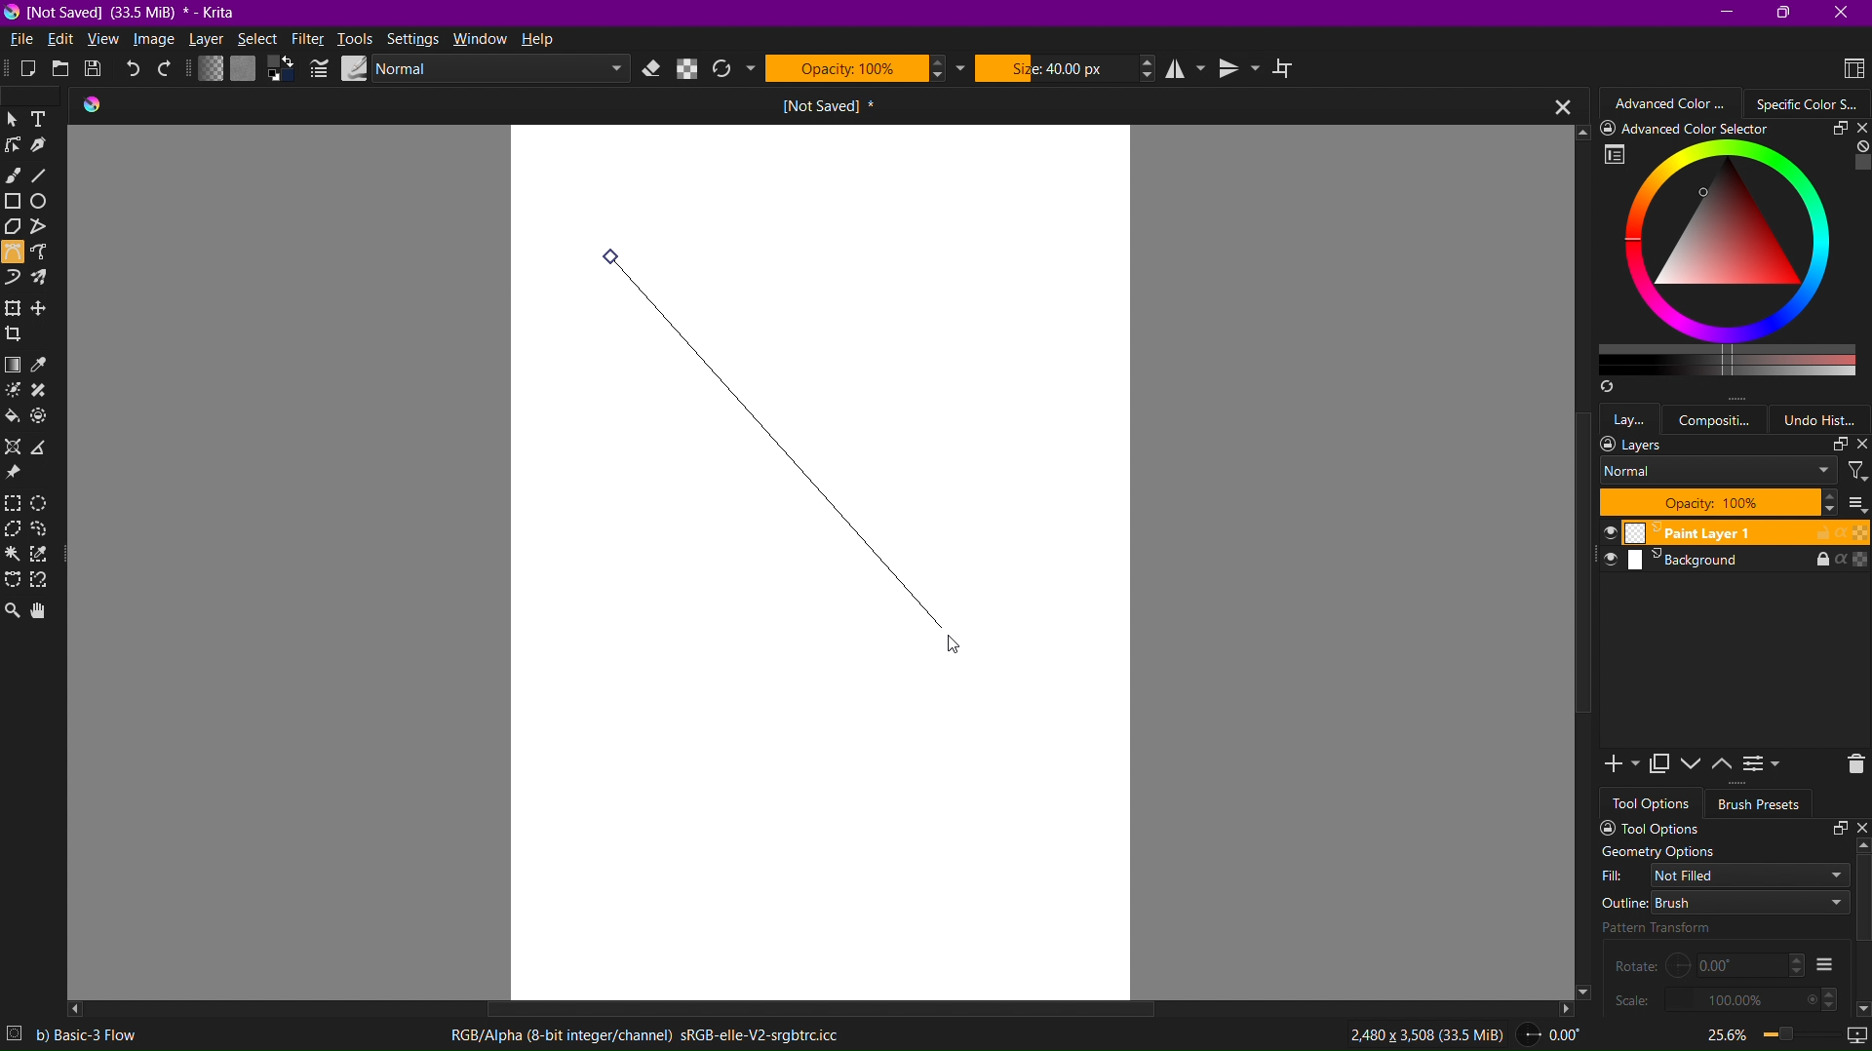 This screenshot has height=1051, width=1872. Describe the element at coordinates (13, 608) in the screenshot. I see `Zoom Tool` at that location.